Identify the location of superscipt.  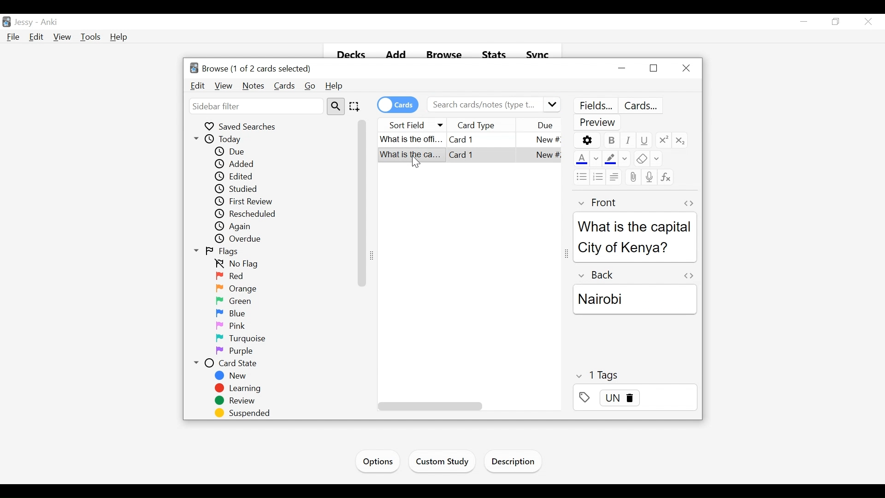
(662, 140).